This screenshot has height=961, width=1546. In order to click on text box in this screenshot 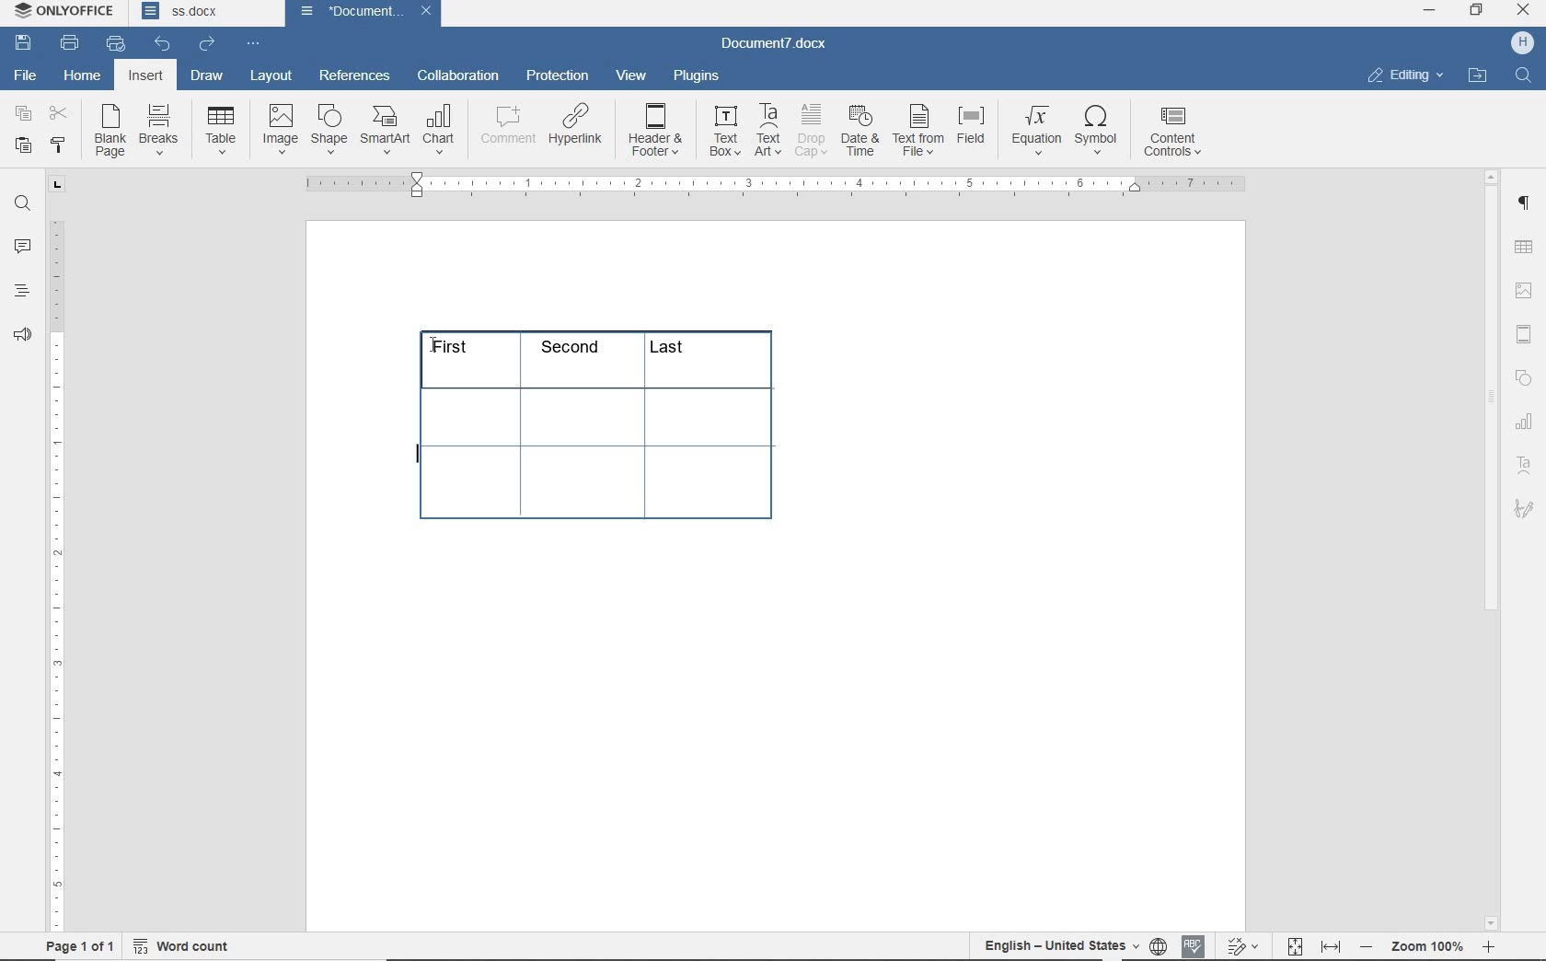, I will do `click(723, 131)`.